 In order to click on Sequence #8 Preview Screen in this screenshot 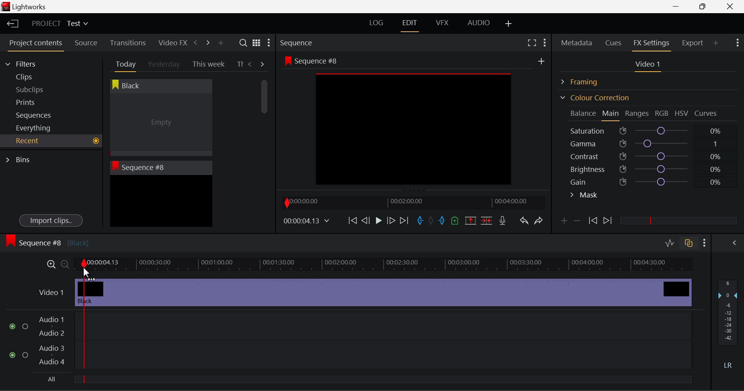, I will do `click(414, 123)`.